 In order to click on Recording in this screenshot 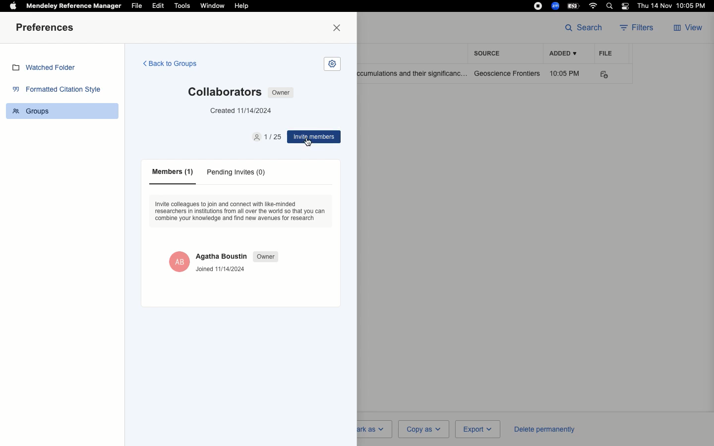, I will do `click(538, 6)`.